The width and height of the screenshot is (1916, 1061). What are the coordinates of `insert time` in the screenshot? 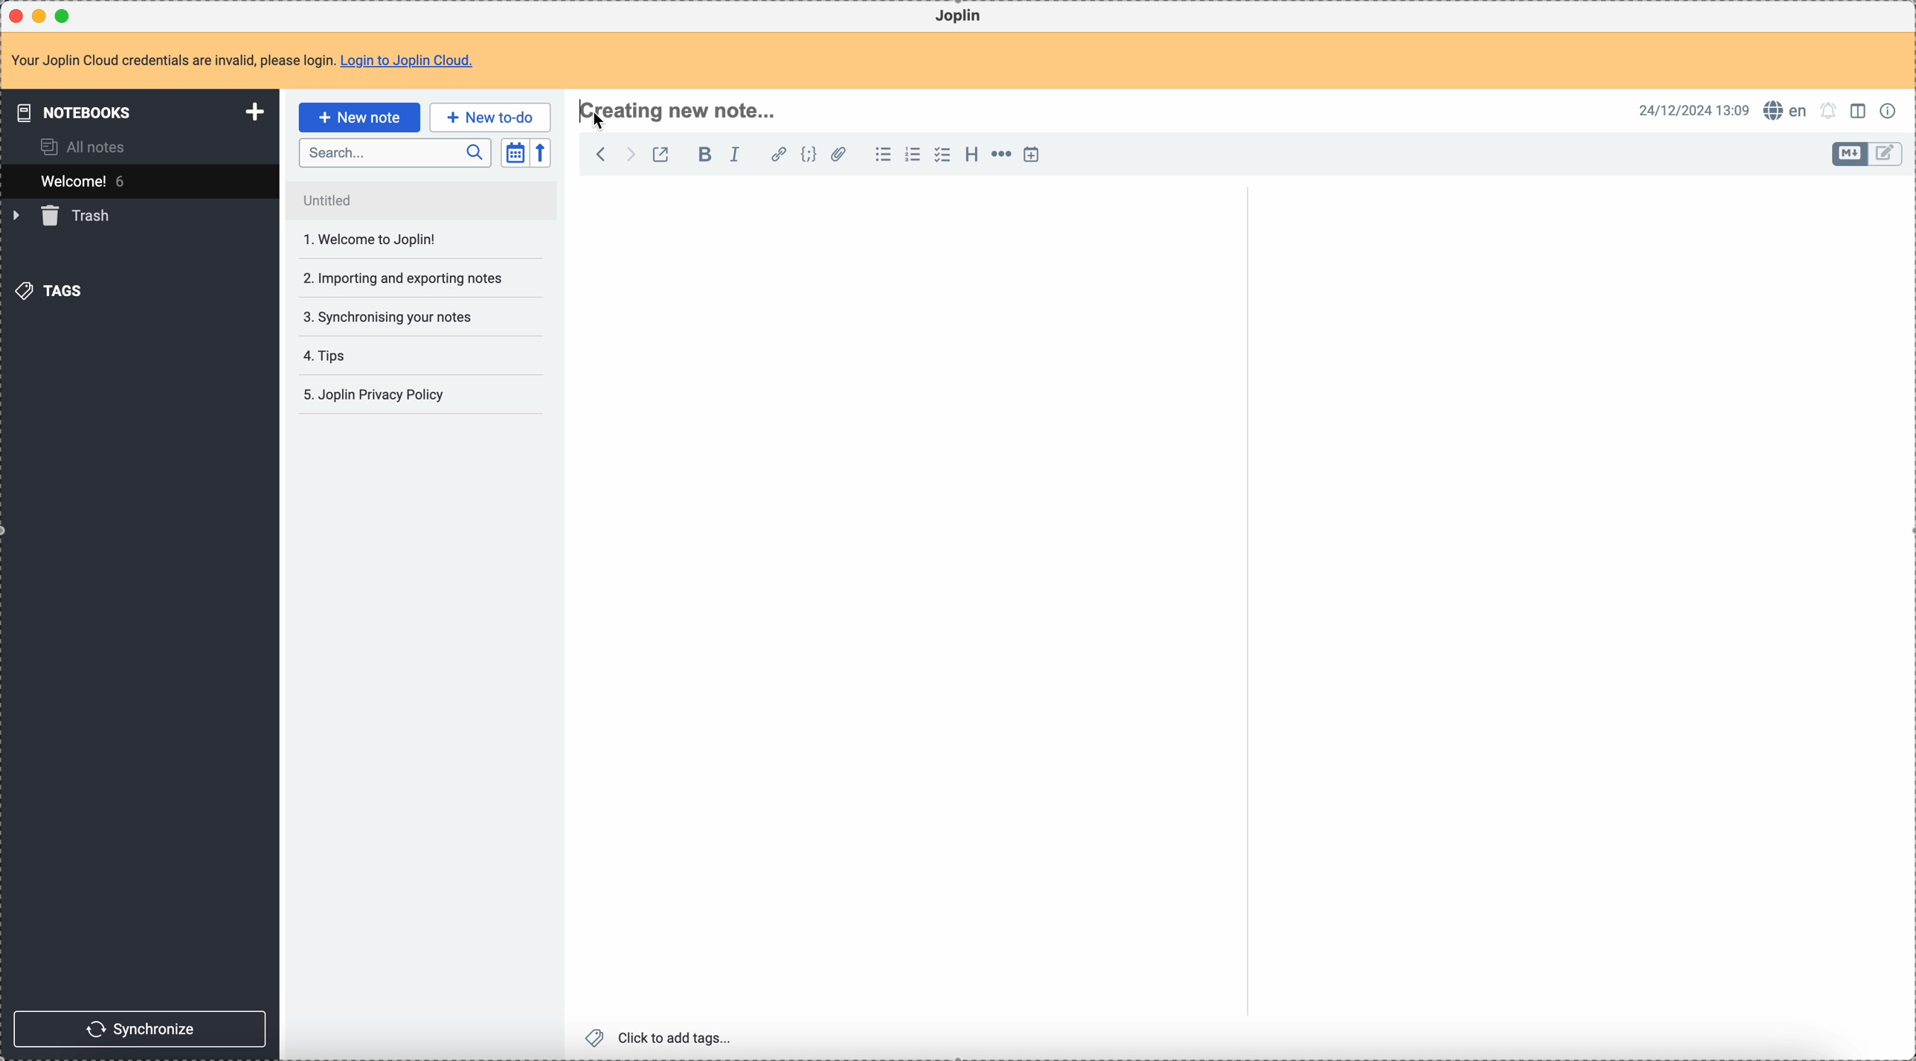 It's located at (1031, 154).